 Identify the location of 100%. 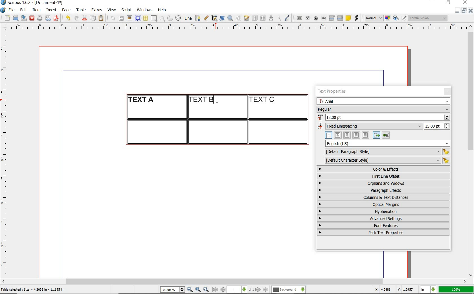
(457, 289).